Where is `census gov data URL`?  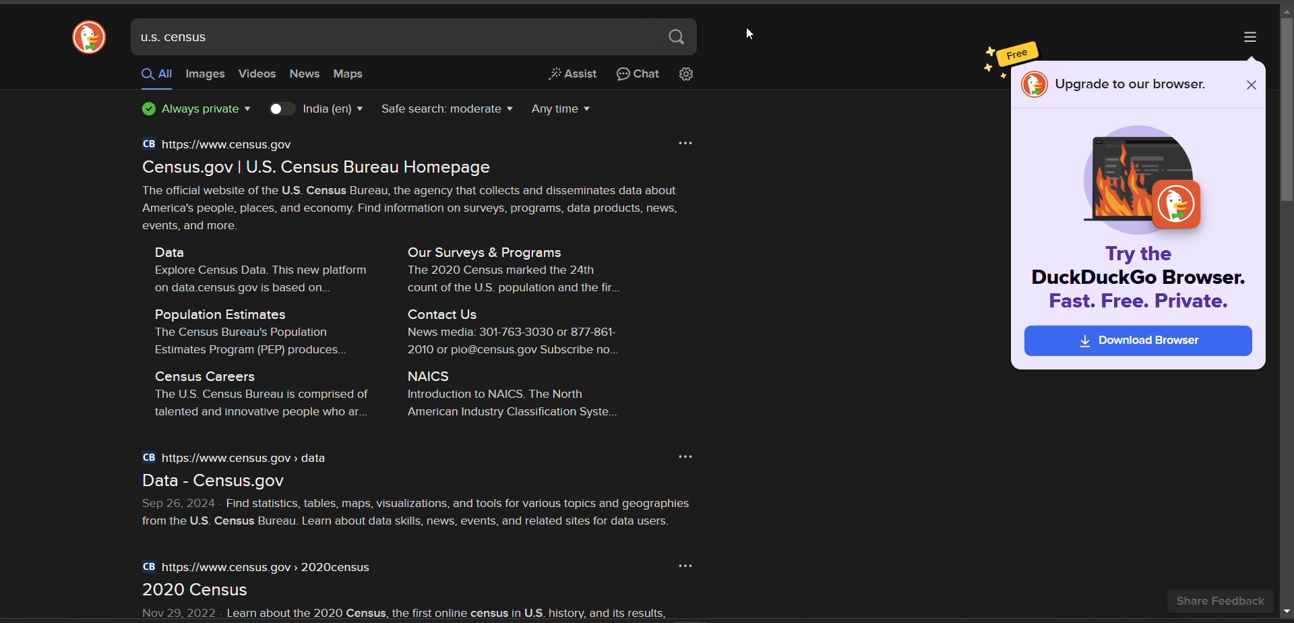 census gov data URL is located at coordinates (239, 458).